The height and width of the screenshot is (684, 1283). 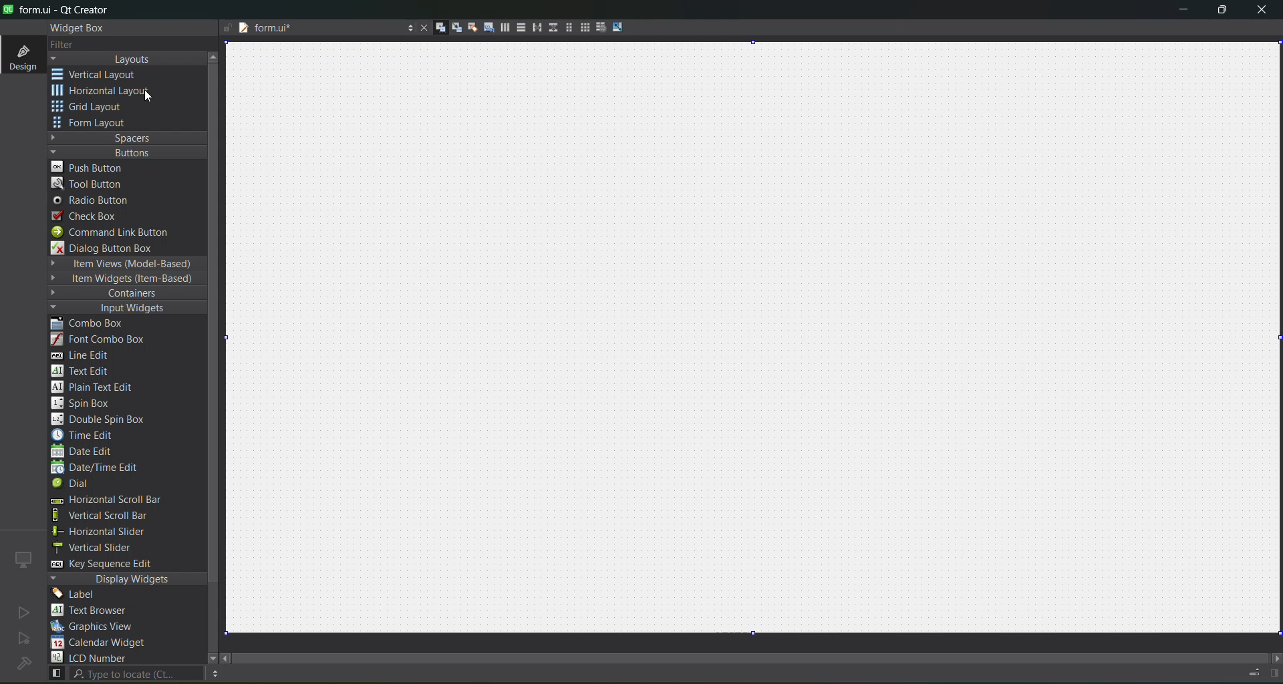 What do you see at coordinates (128, 579) in the screenshot?
I see `display widgets` at bounding box center [128, 579].